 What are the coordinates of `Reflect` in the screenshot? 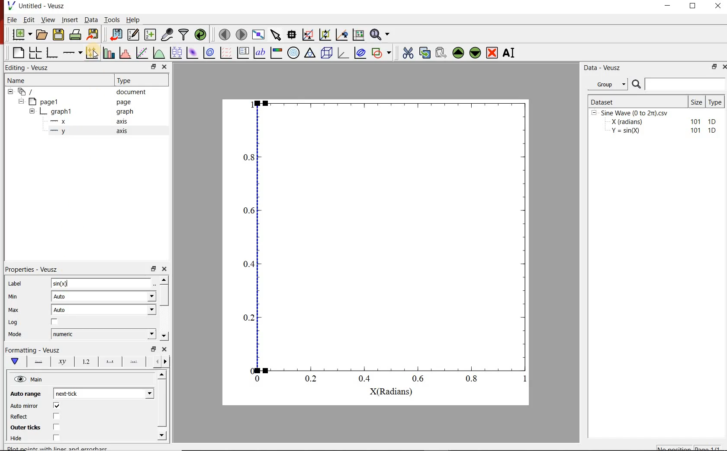 It's located at (20, 417).